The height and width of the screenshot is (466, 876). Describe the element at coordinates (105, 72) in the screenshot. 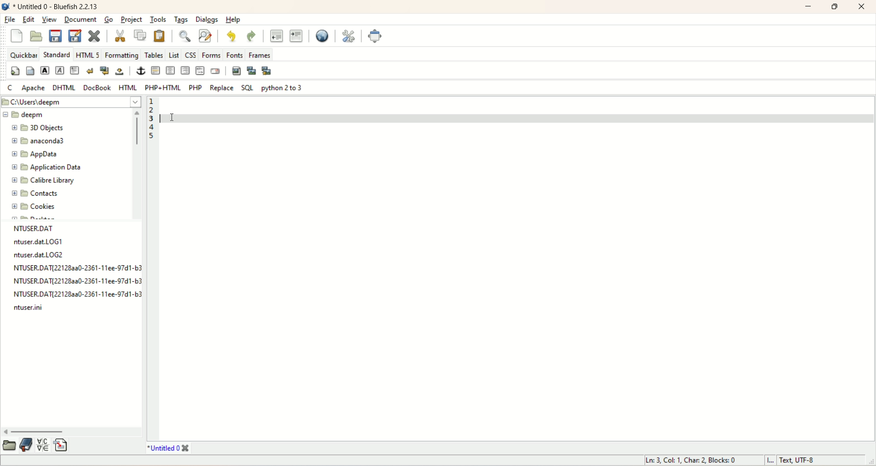

I see `break and clean` at that location.